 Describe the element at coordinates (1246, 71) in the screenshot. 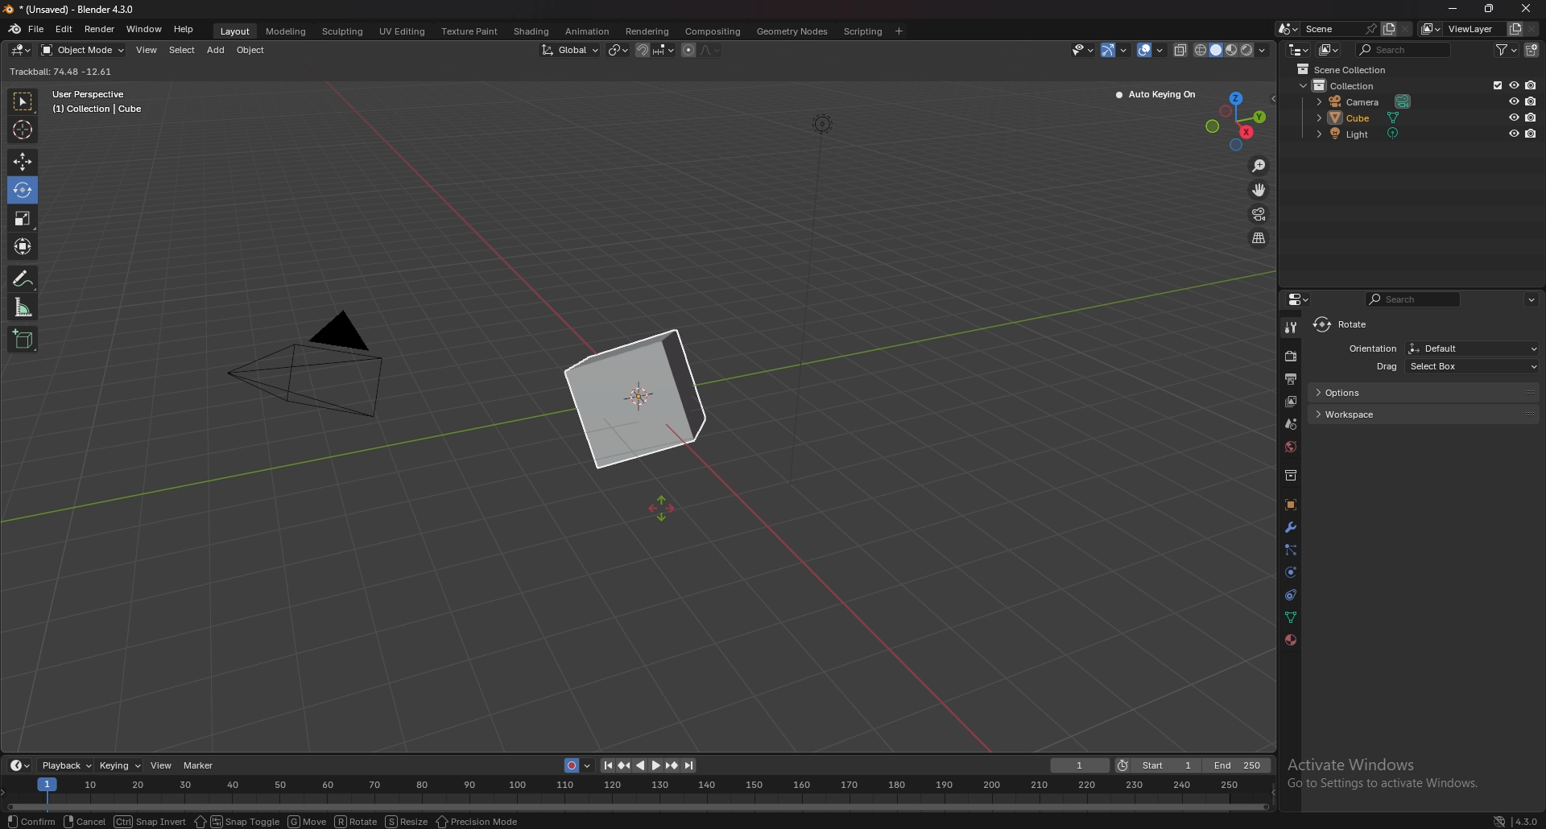

I see `options` at that location.